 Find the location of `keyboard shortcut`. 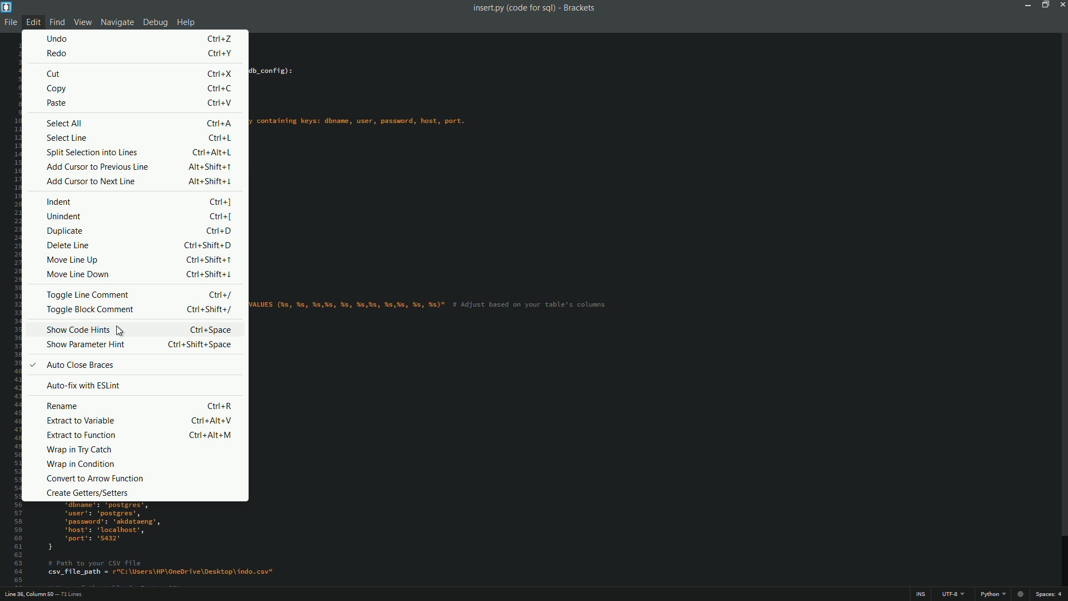

keyboard shortcut is located at coordinates (219, 88).